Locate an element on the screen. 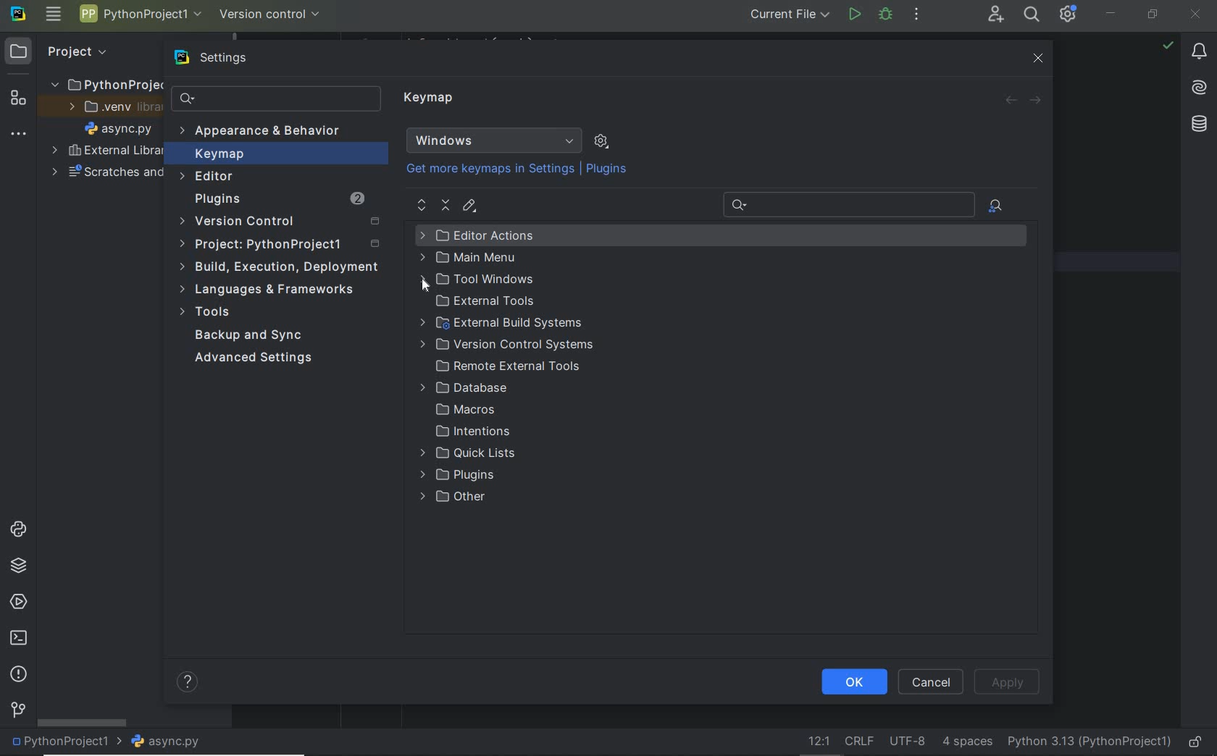 The height and width of the screenshot is (756, 1217). Appearance & Behavior is located at coordinates (262, 132).